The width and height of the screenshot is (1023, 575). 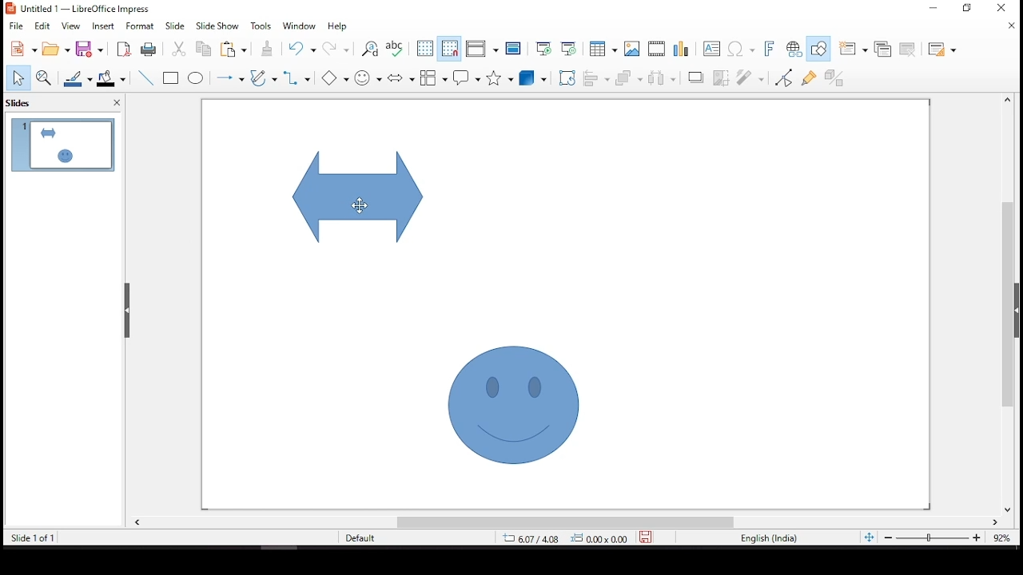 I want to click on redo, so click(x=335, y=50).